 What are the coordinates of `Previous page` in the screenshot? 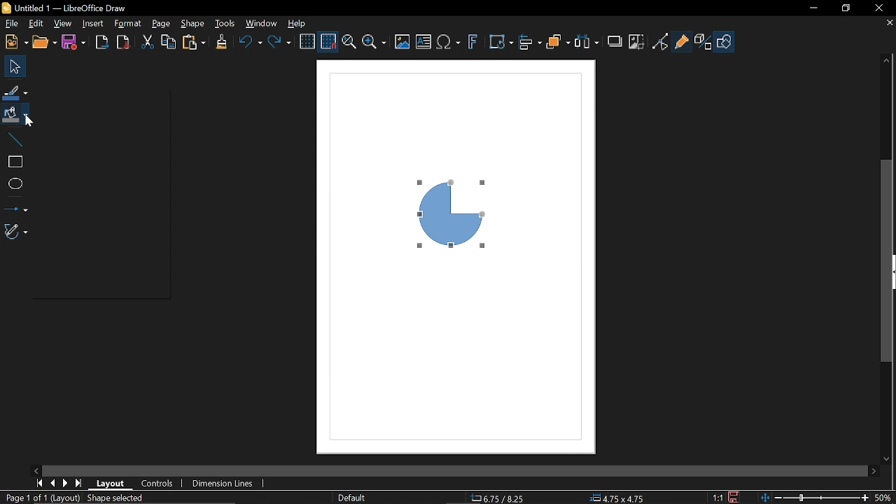 It's located at (55, 482).